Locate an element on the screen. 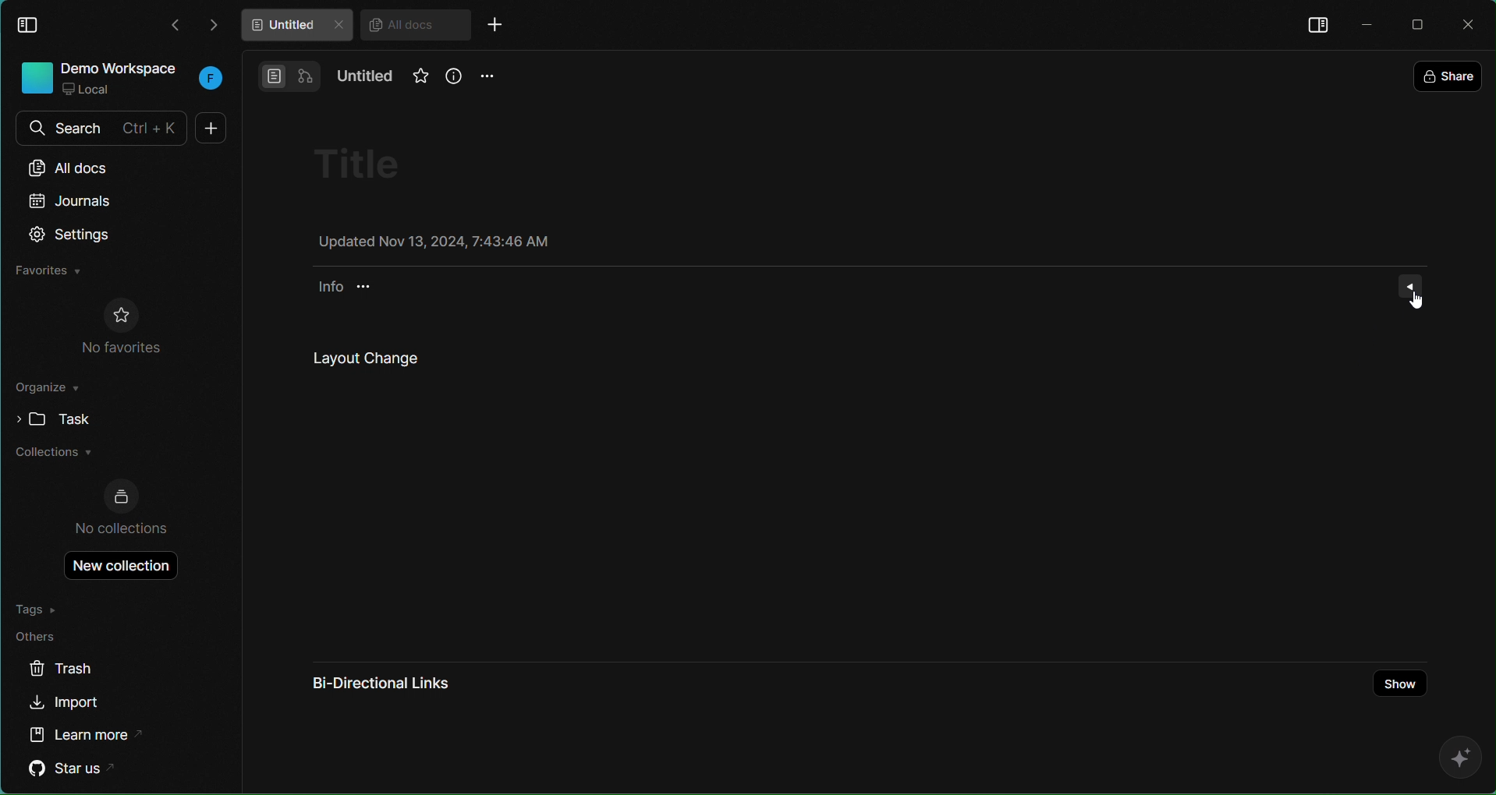 The height and width of the screenshot is (795, 1496). settings is located at coordinates (72, 235).